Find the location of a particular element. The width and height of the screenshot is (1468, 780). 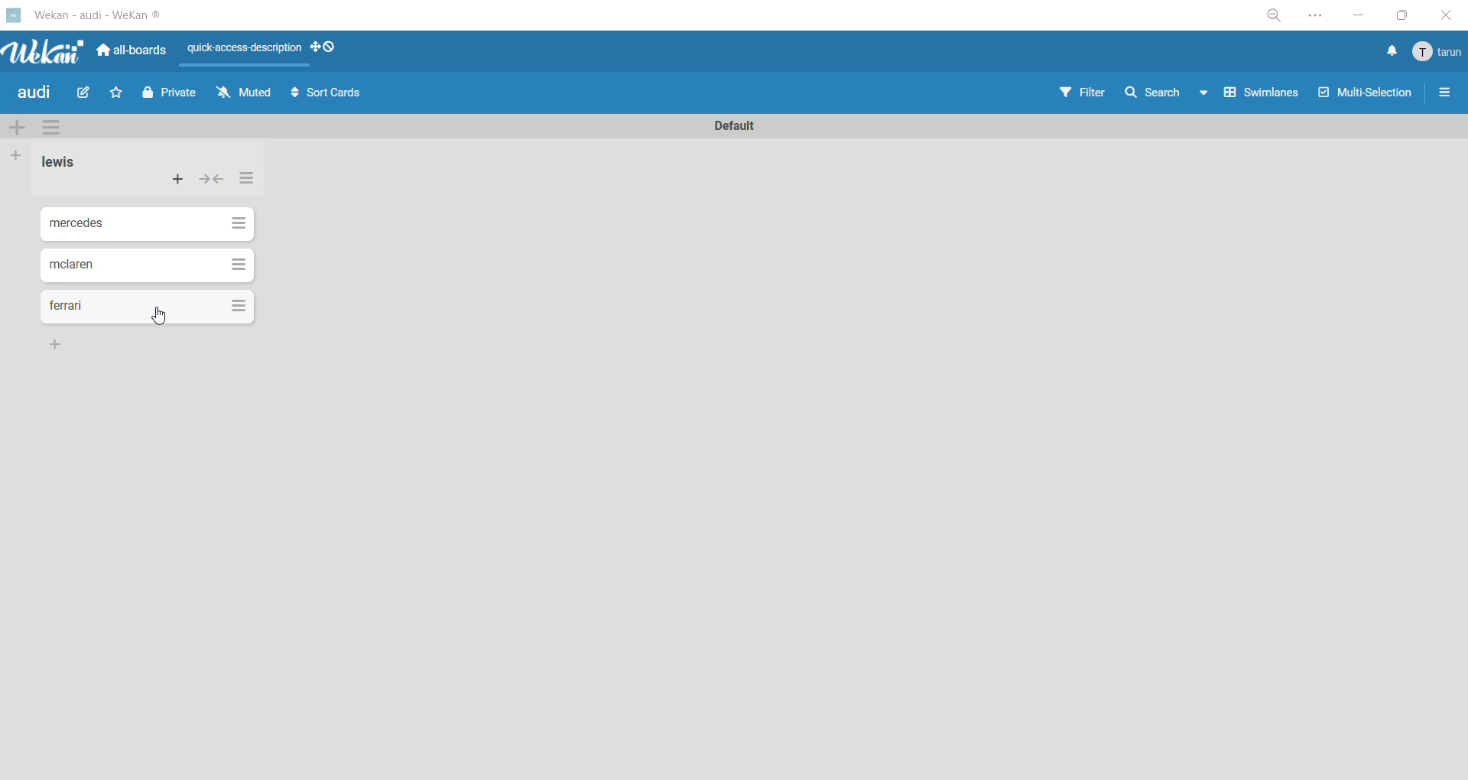

collapse is located at coordinates (214, 180).